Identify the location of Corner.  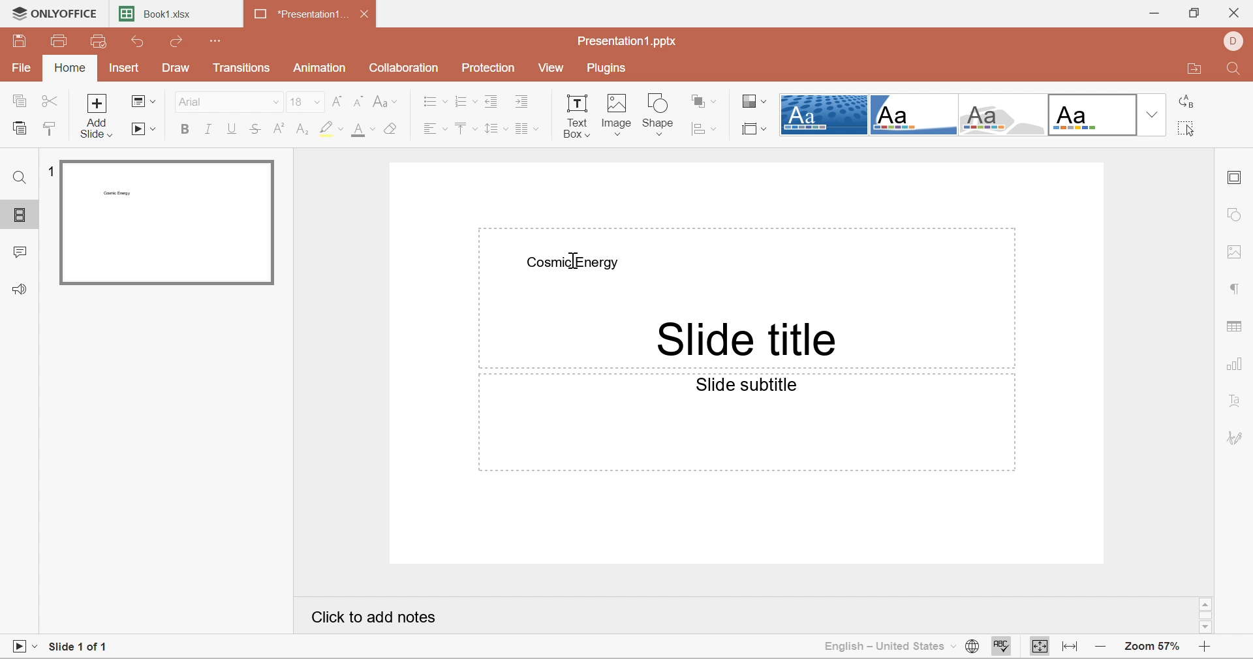
(917, 116).